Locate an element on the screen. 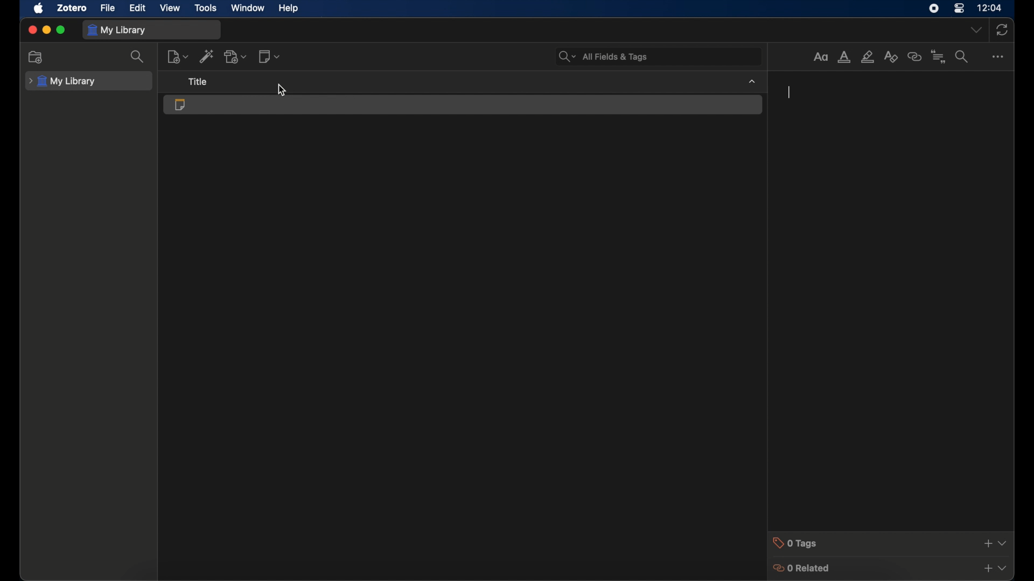 Image resolution: width=1034 pixels, height=581 pixels. find and replace is located at coordinates (962, 56).